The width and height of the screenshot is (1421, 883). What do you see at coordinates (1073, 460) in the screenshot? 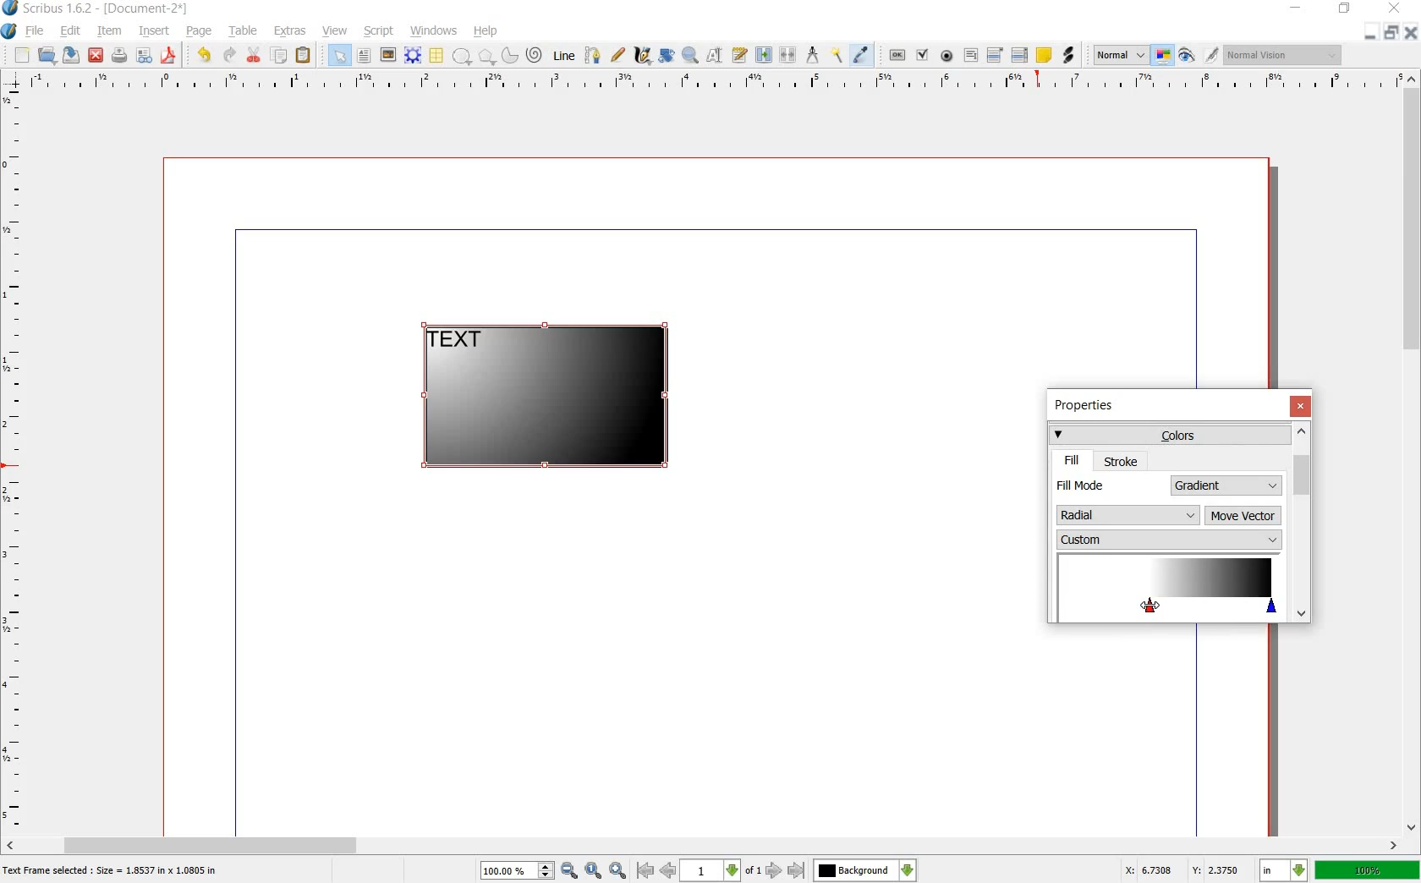
I see `fill` at bounding box center [1073, 460].